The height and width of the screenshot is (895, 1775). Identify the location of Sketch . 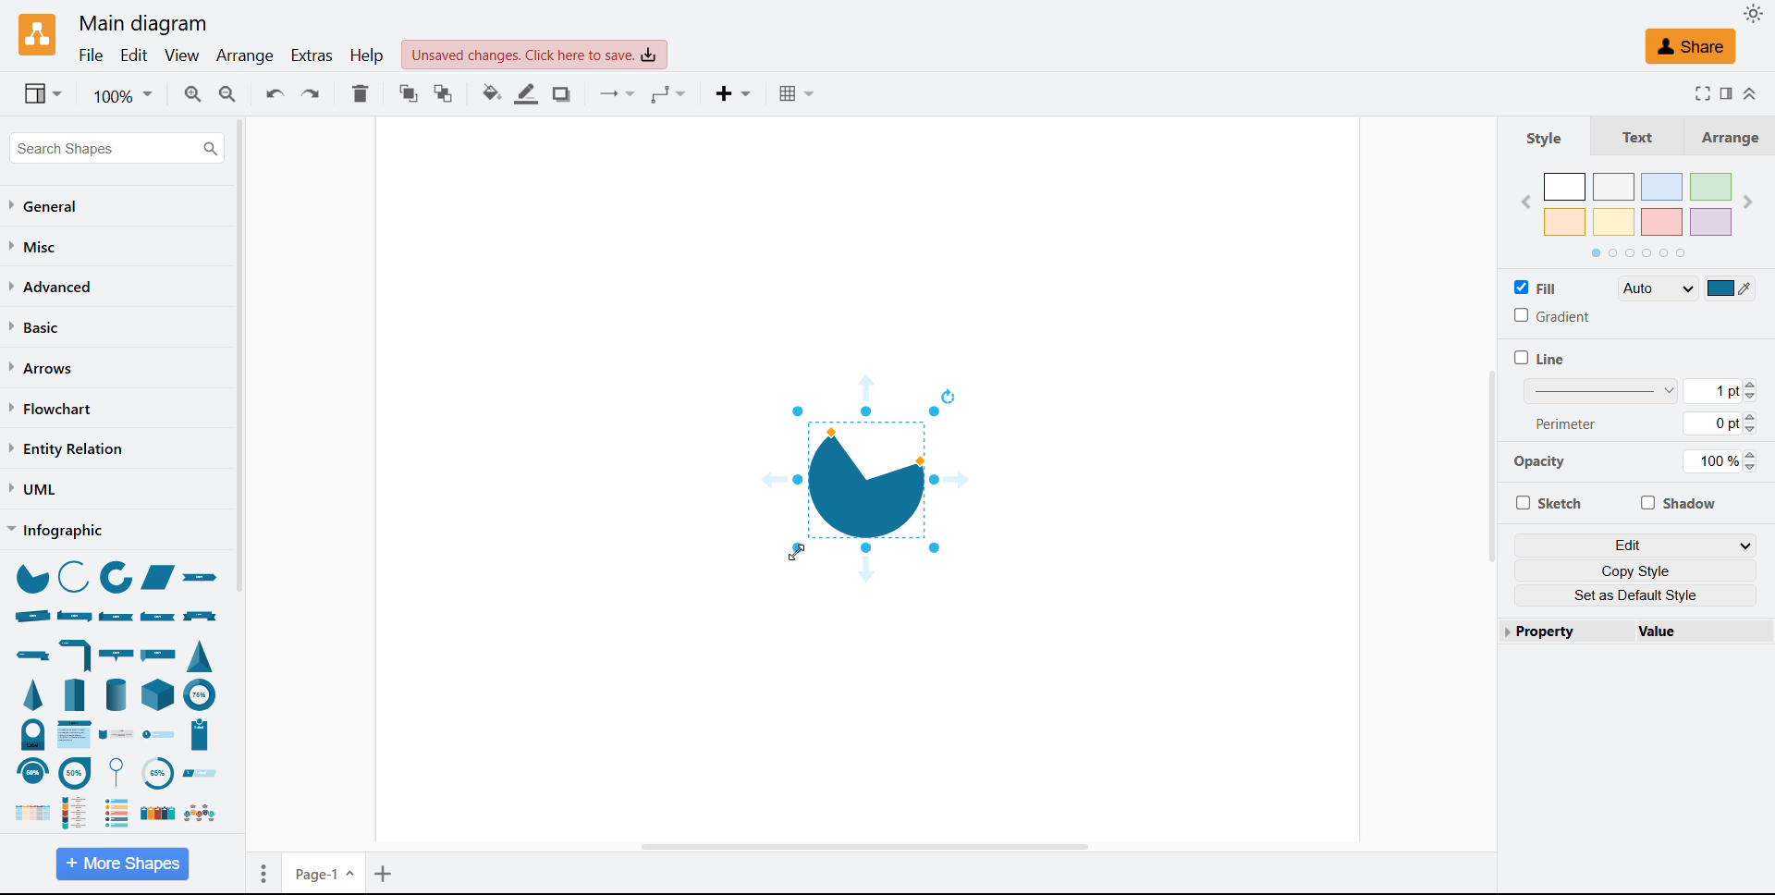
(1548, 502).